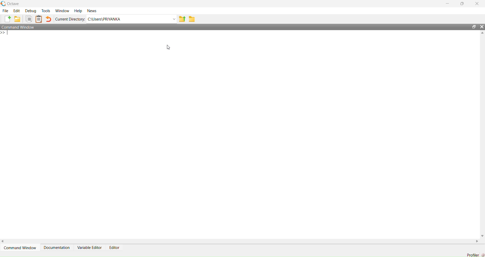 The image size is (485, 257). Describe the element at coordinates (474, 27) in the screenshot. I see `Maximize/Restore` at that location.